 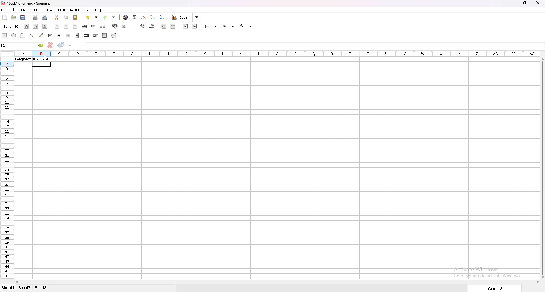 I want to click on print, so click(x=35, y=17).